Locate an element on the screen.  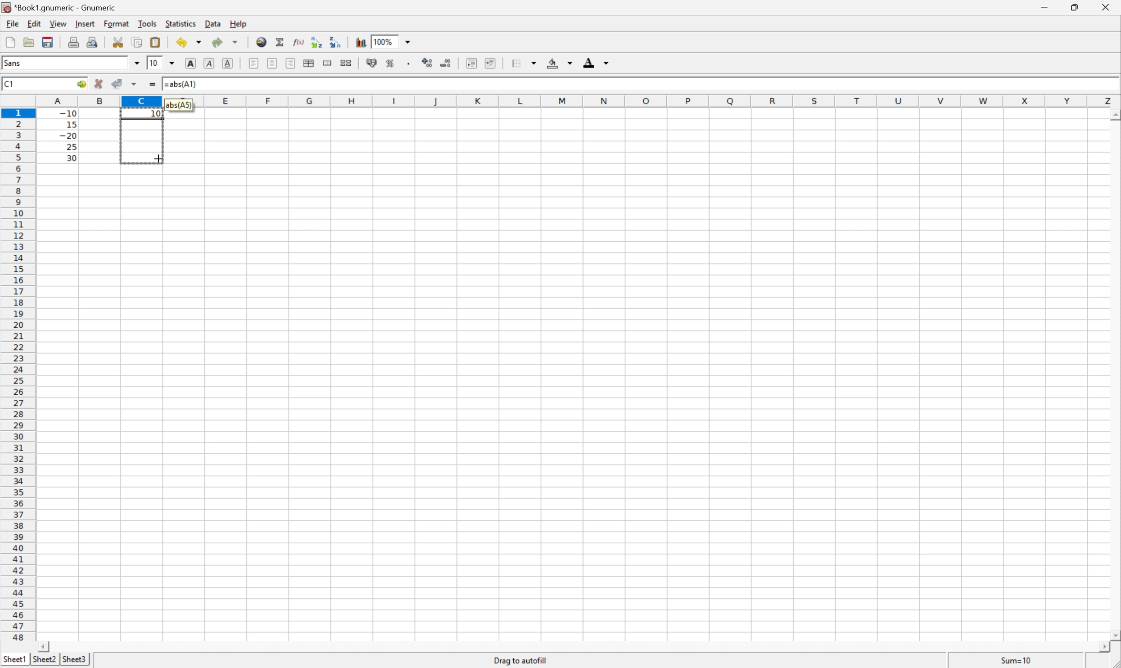
Underline  is located at coordinates (208, 63).